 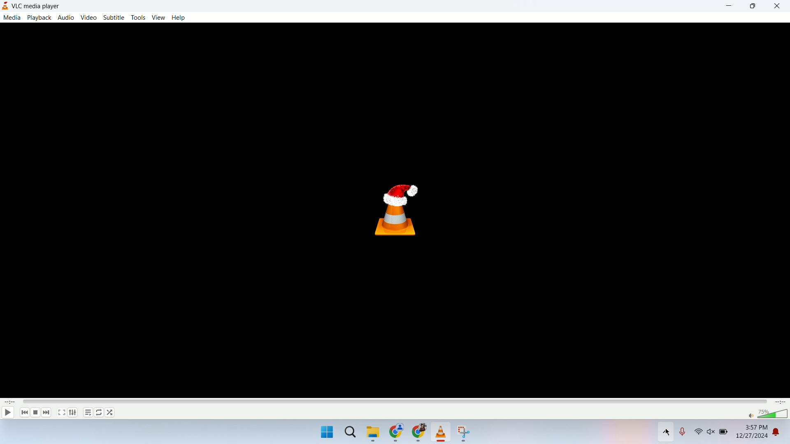 What do you see at coordinates (698, 433) in the screenshot?
I see `wifi` at bounding box center [698, 433].